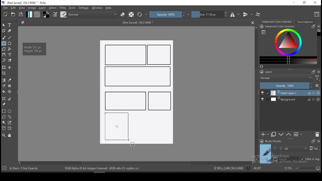 The image size is (322, 181). I want to click on filter, so click(62, 8).